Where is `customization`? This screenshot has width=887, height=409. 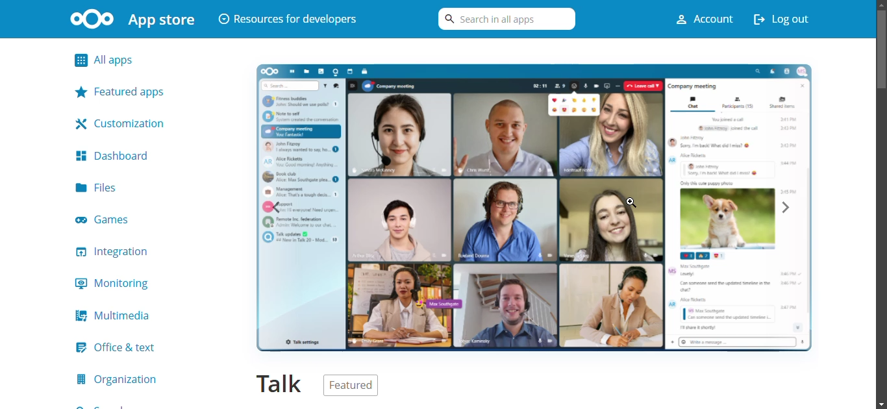
customization is located at coordinates (125, 122).